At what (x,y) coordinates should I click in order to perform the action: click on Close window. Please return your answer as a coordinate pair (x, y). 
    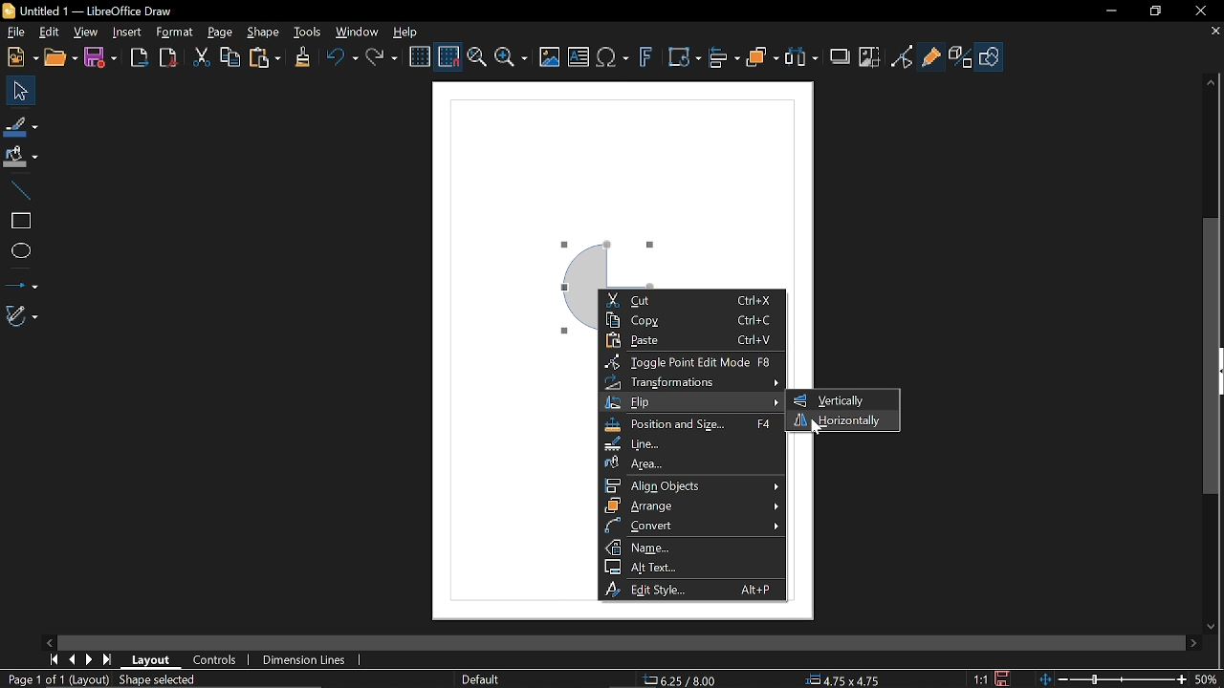
    Looking at the image, I should click on (1203, 11).